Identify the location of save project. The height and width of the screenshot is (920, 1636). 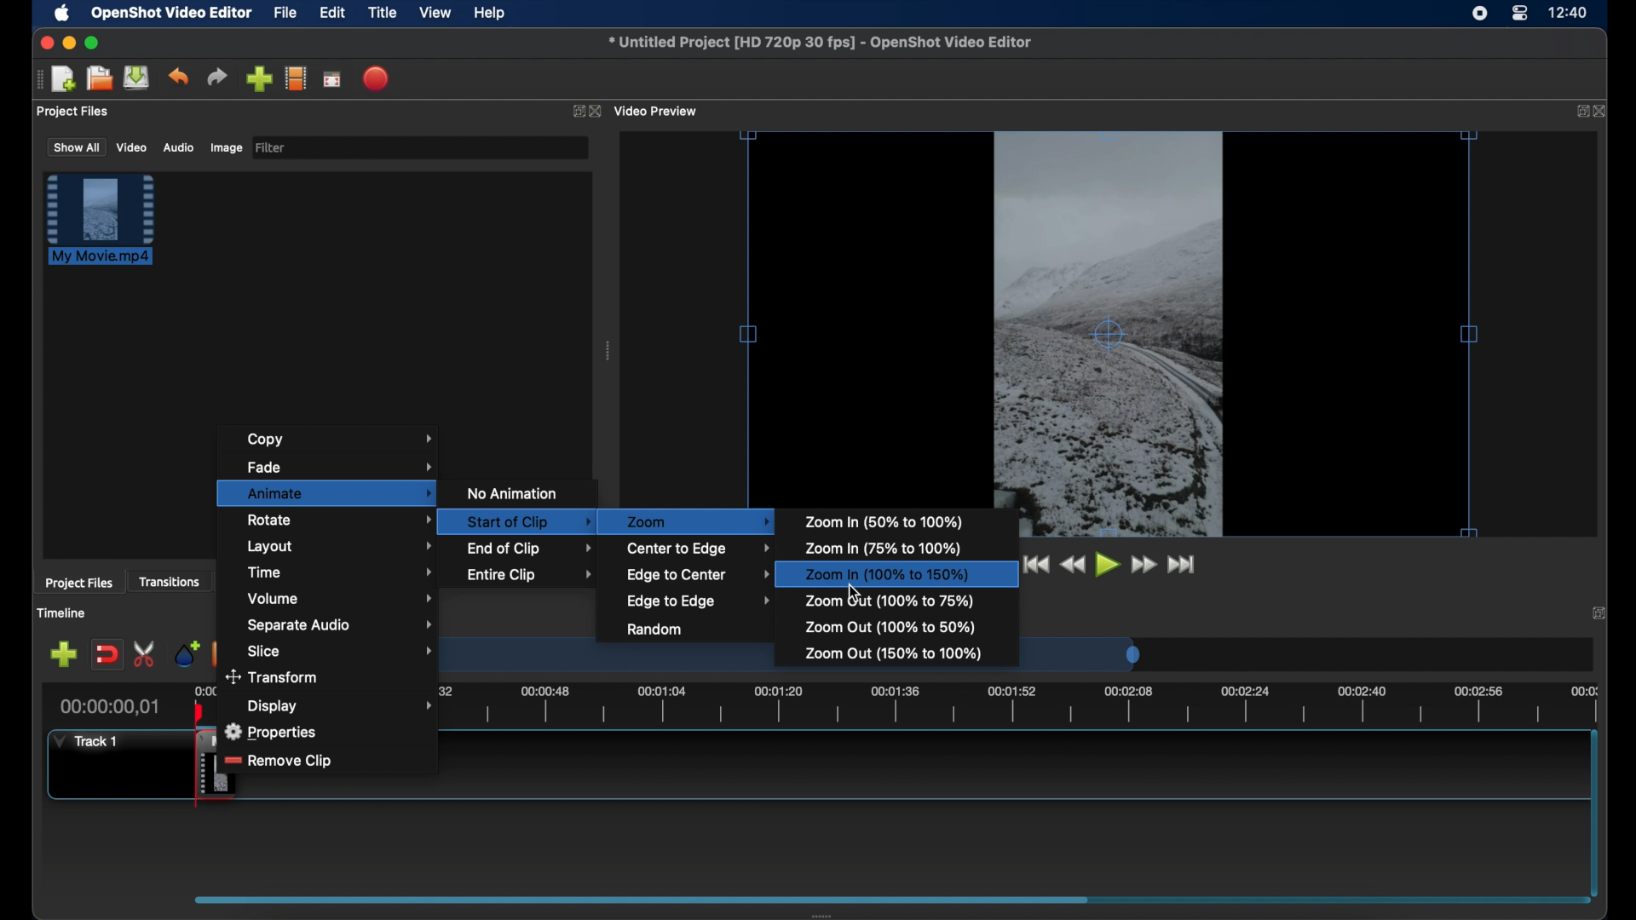
(136, 78).